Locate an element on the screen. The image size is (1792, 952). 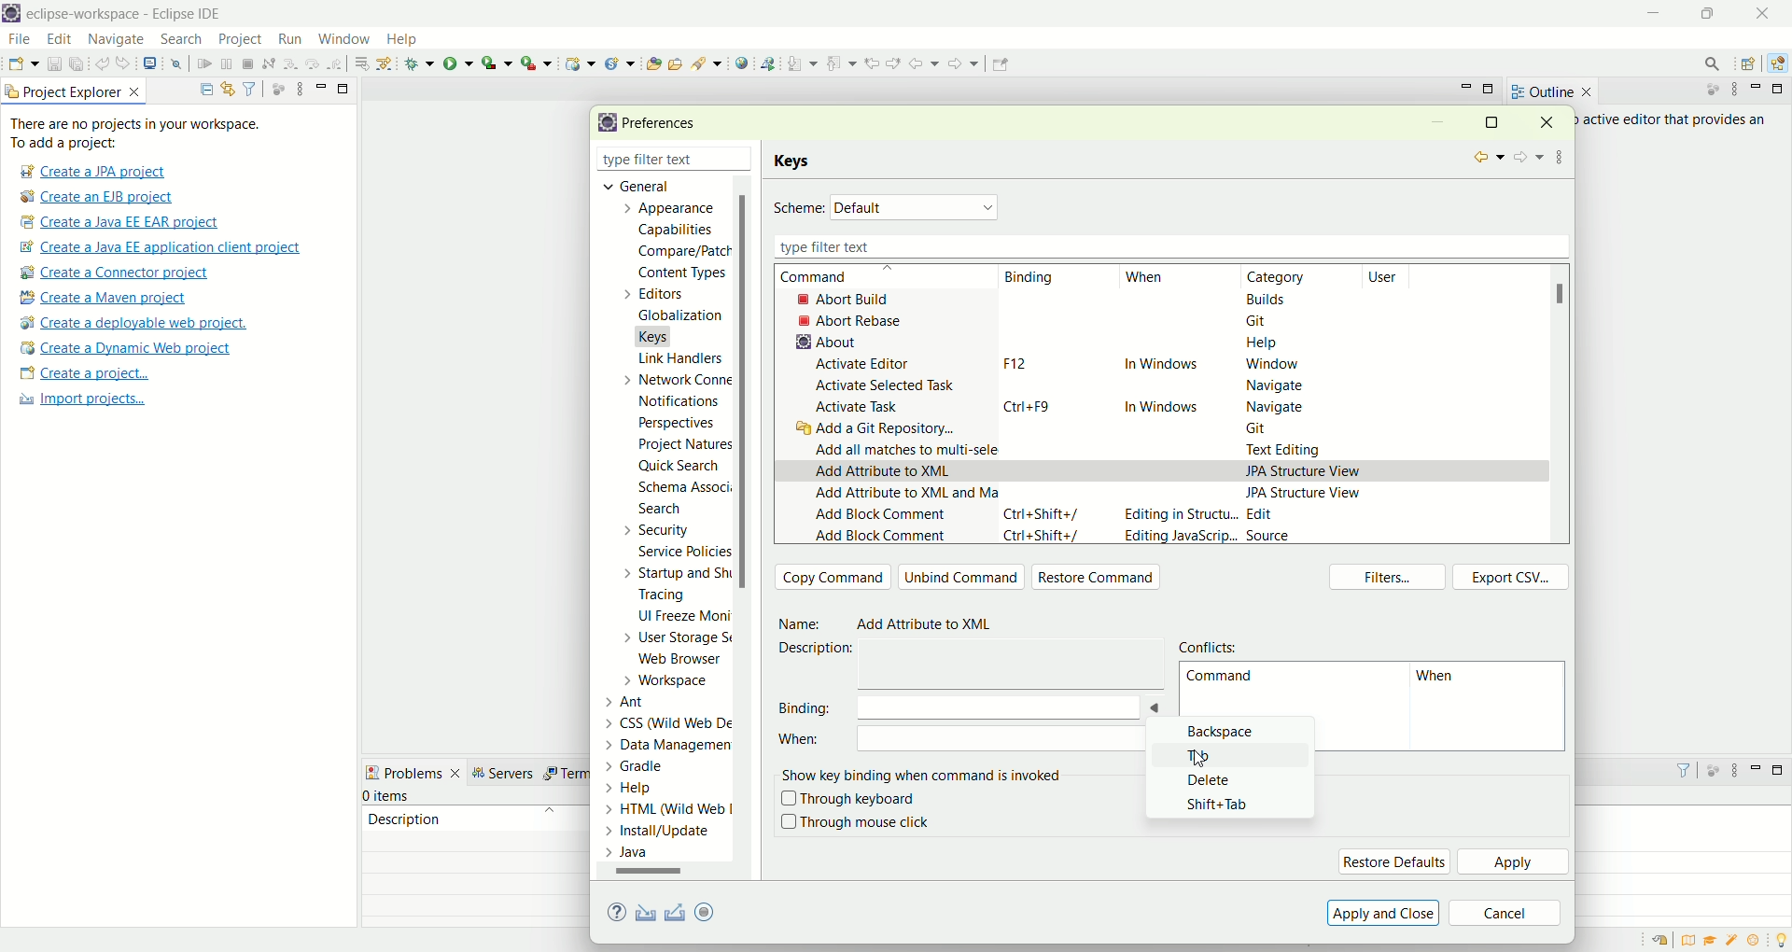
security is located at coordinates (652, 530).